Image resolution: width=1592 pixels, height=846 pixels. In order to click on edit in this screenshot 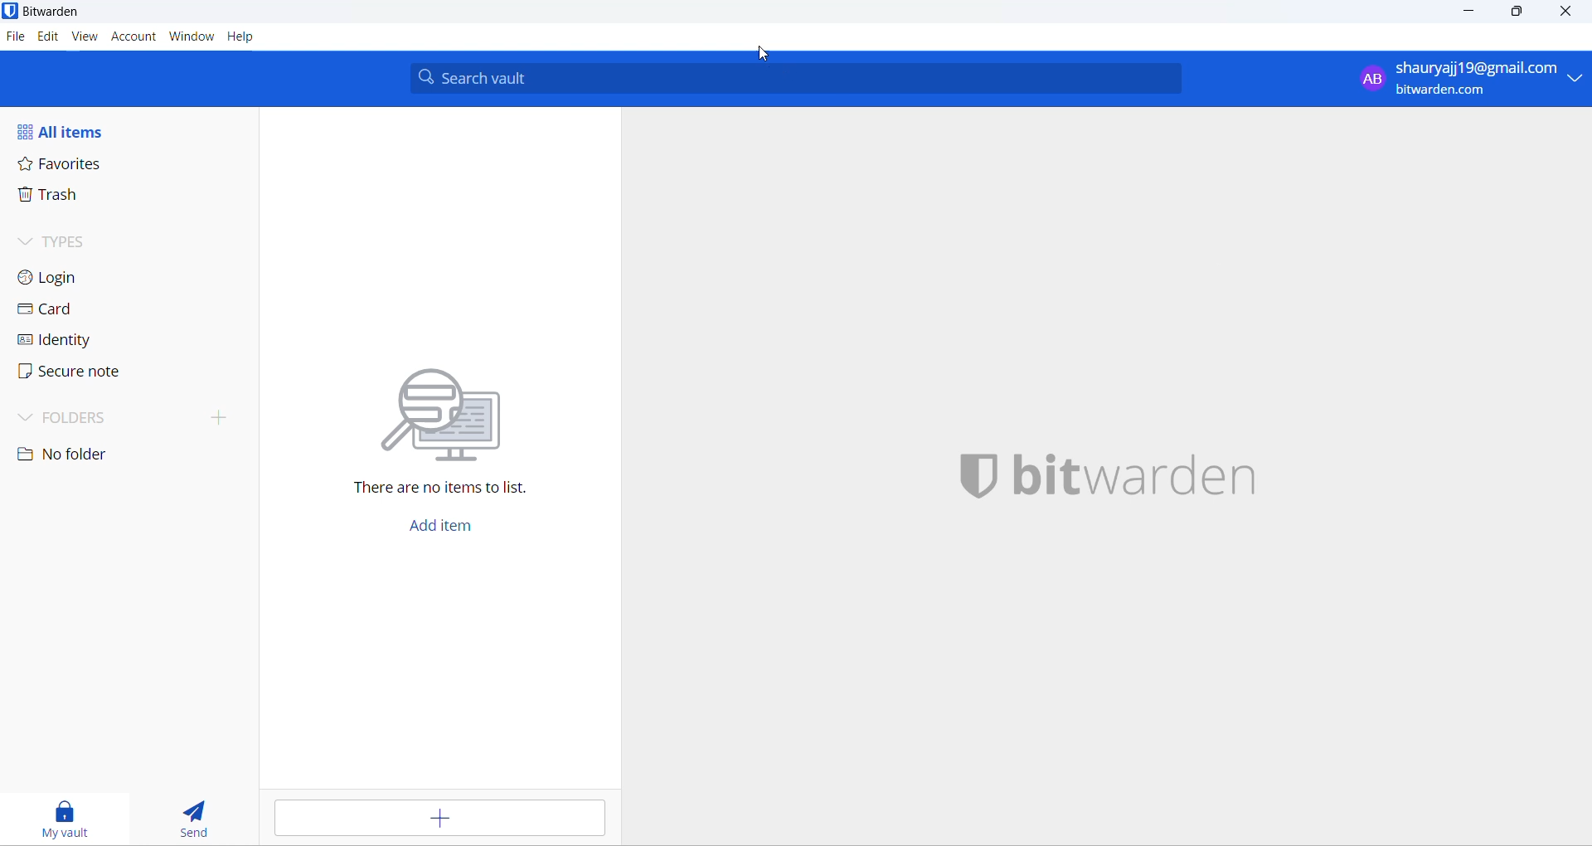, I will do `click(48, 36)`.